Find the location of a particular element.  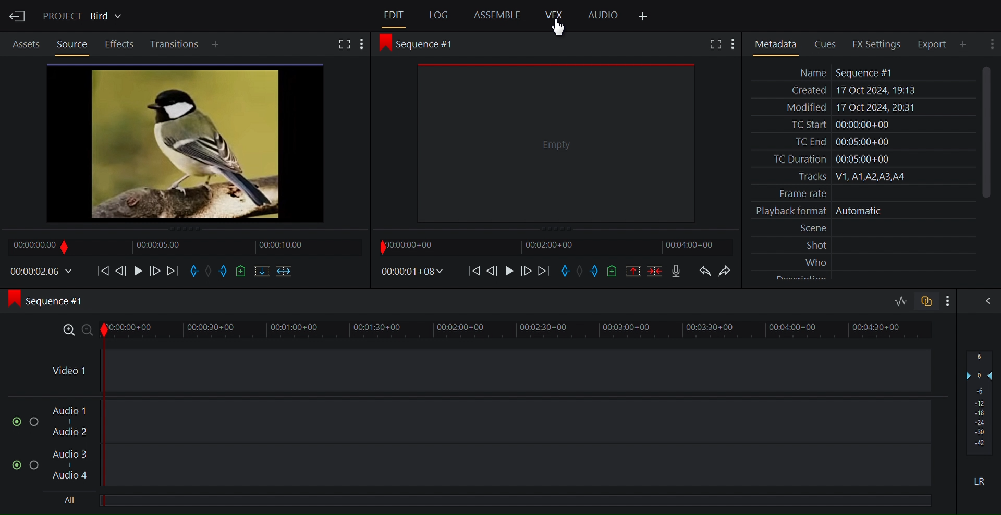

Mark out is located at coordinates (595, 272).